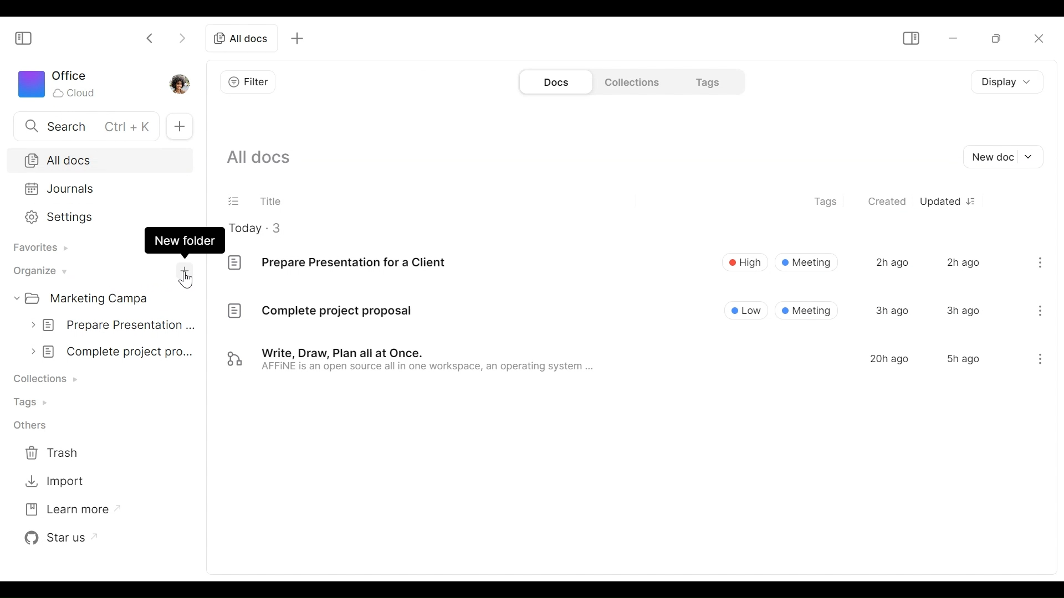 The image size is (1064, 598). What do you see at coordinates (189, 281) in the screenshot?
I see `cursor pointer` at bounding box center [189, 281].